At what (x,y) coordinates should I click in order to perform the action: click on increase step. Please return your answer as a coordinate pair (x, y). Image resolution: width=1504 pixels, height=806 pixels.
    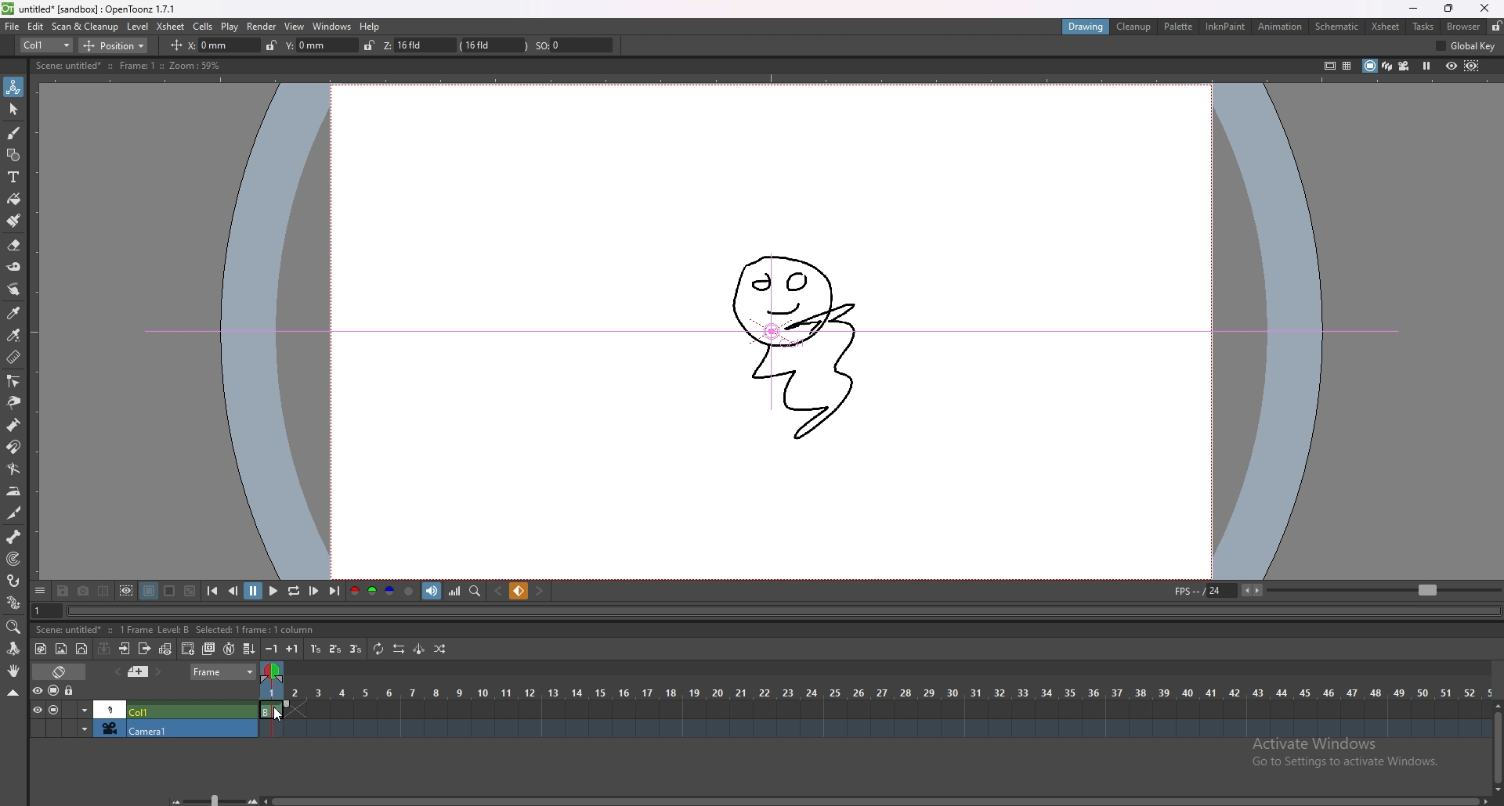
    Looking at the image, I should click on (295, 648).